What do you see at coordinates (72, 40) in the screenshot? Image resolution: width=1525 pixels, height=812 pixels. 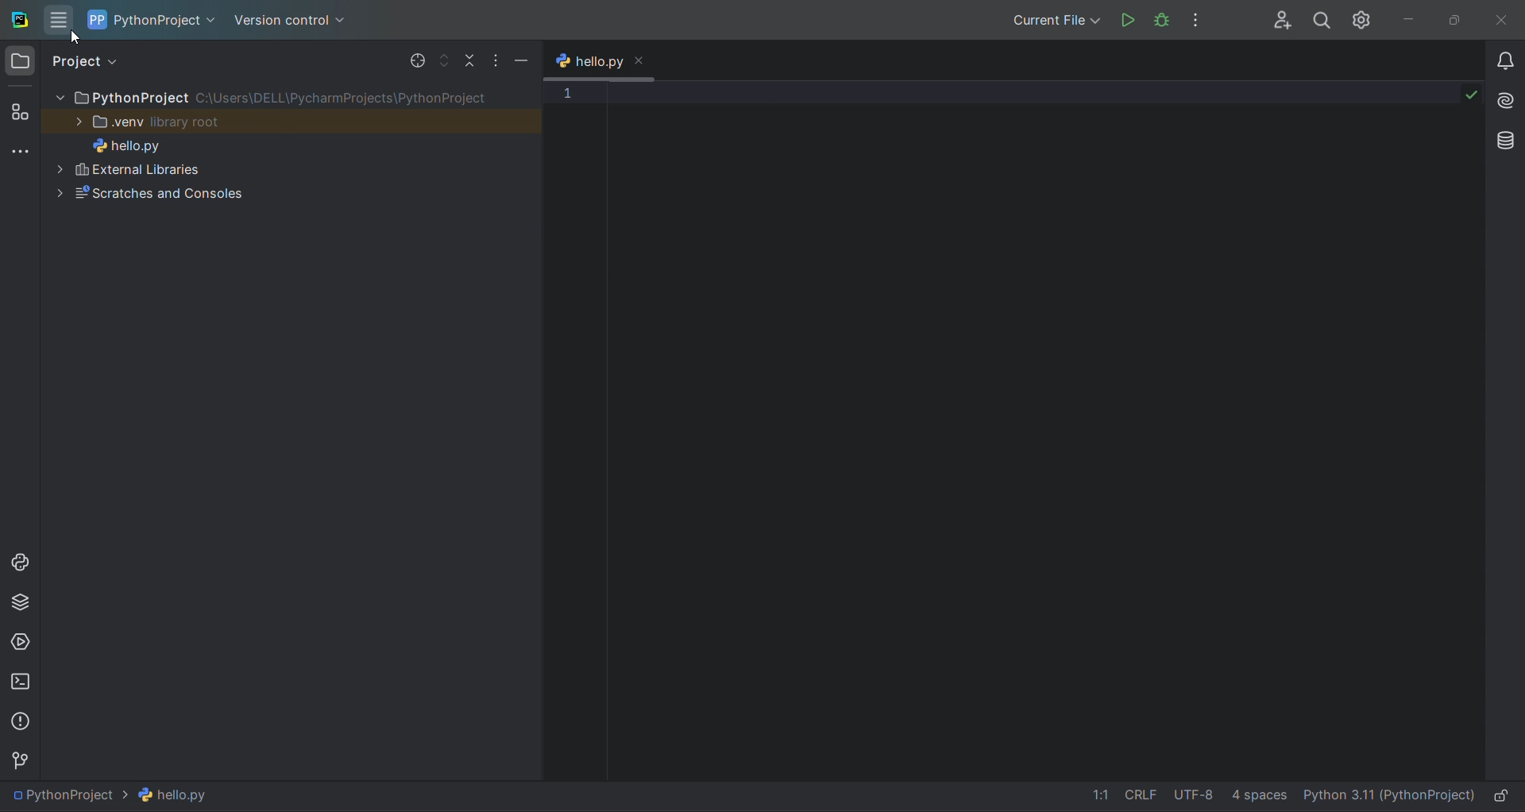 I see `cursor` at bounding box center [72, 40].